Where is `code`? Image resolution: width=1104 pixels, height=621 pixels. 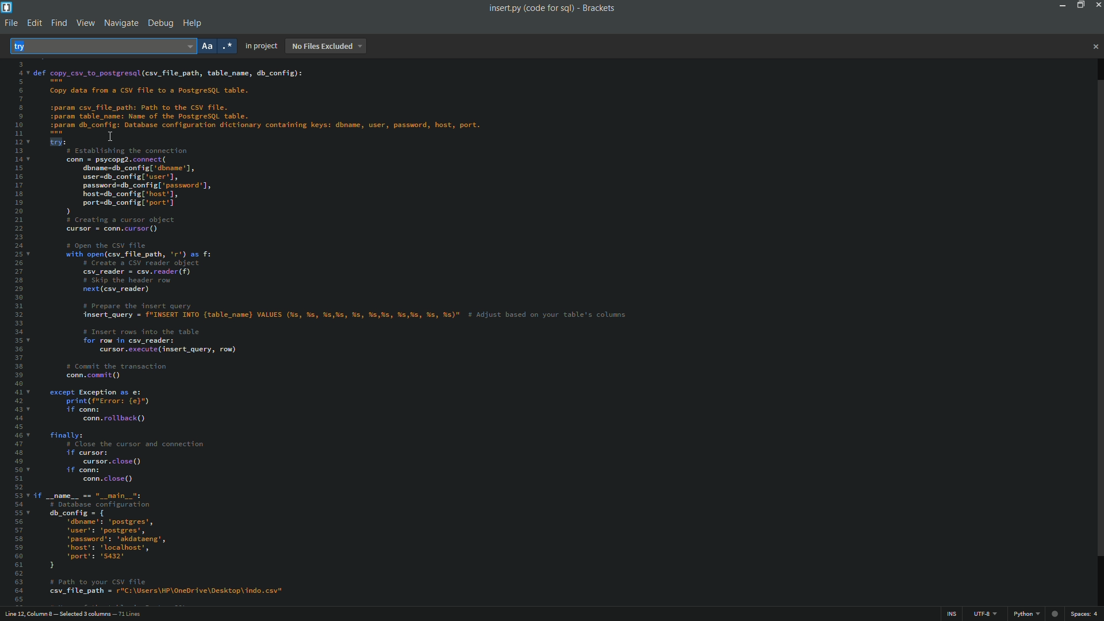 code is located at coordinates (343, 334).